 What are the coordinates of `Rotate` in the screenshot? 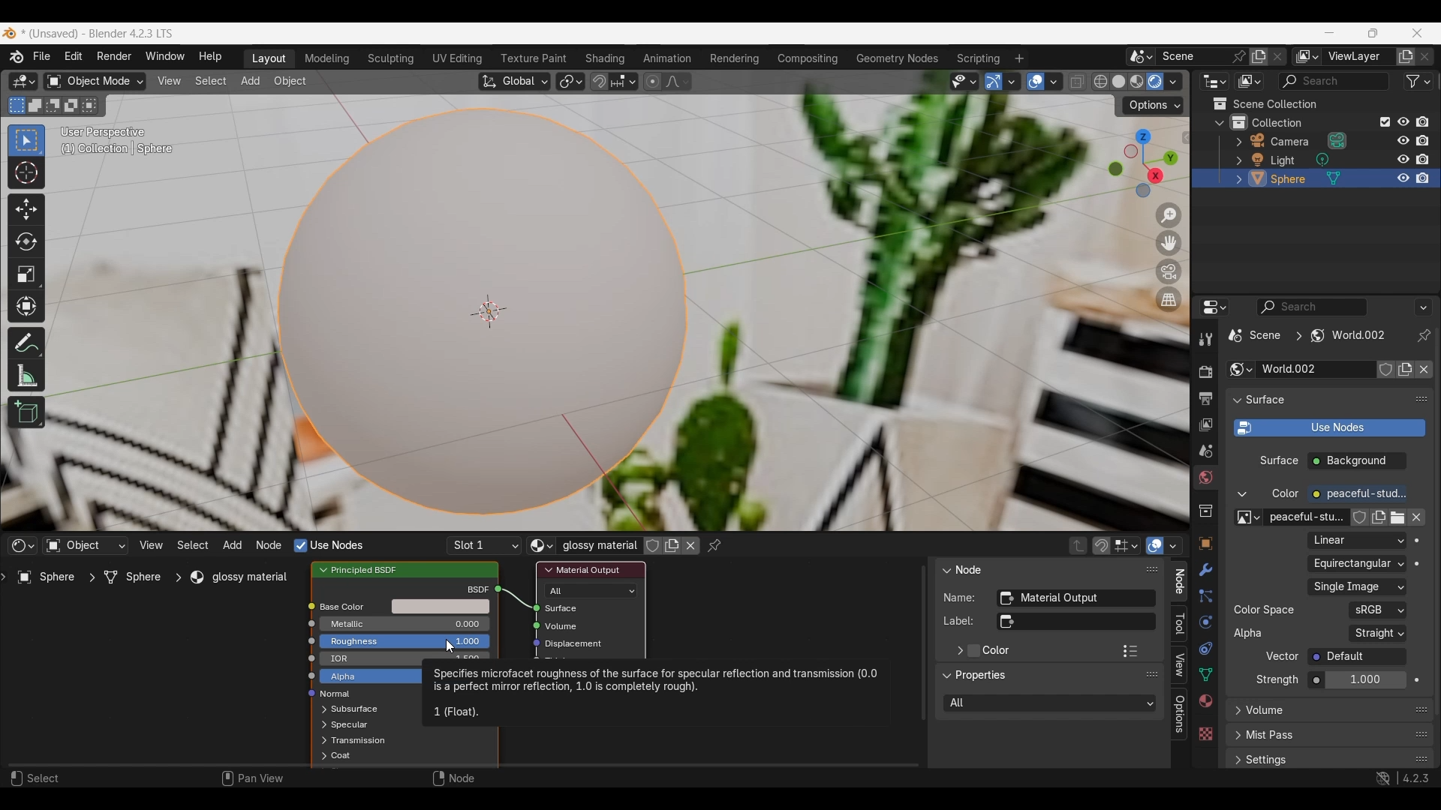 It's located at (26, 241).